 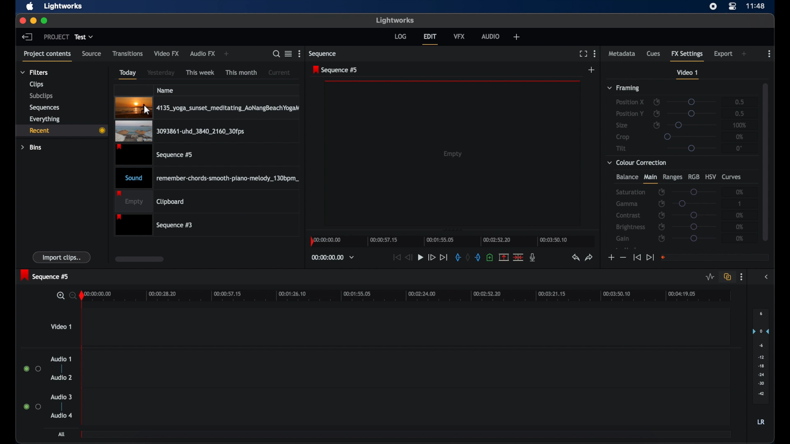 I want to click on play , so click(x=421, y=257).